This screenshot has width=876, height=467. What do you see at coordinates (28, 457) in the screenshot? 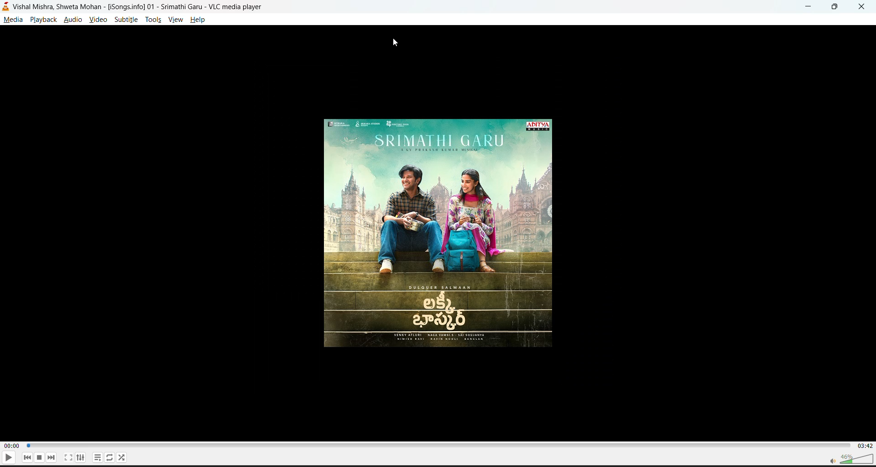
I see `previous` at bounding box center [28, 457].